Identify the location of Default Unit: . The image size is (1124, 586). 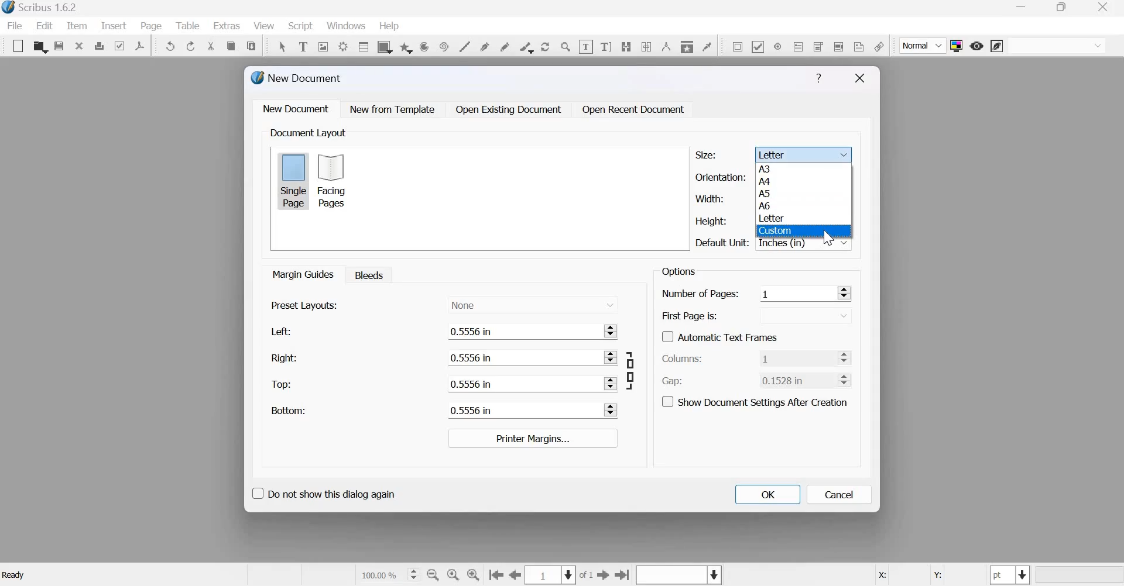
(722, 243).